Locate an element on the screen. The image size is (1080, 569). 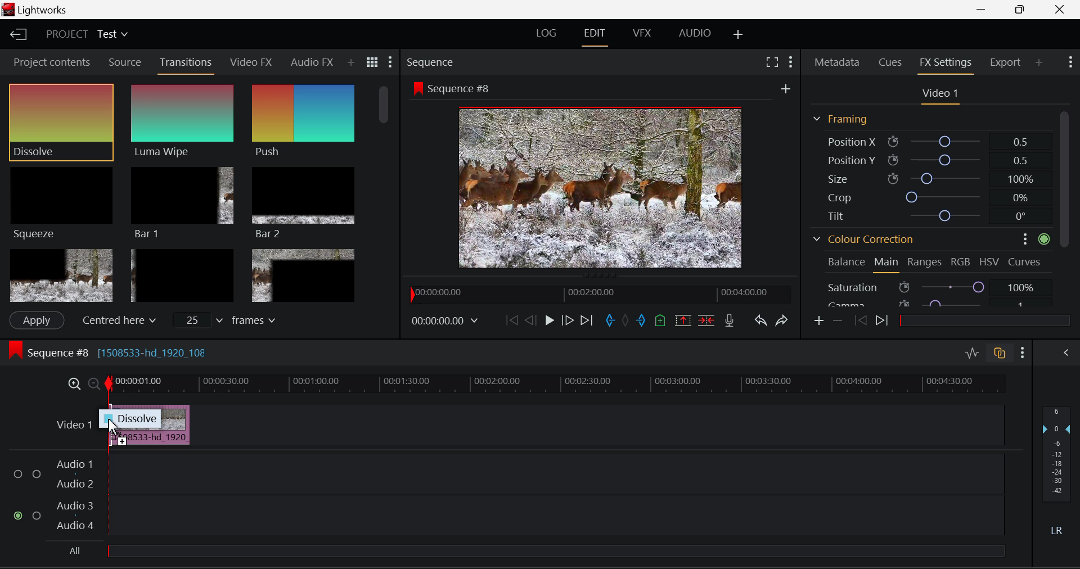
Audio Input Field is located at coordinates (554, 517).